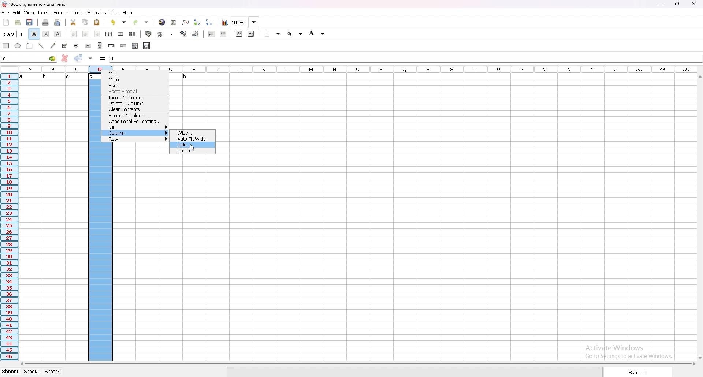  What do you see at coordinates (46, 23) in the screenshot?
I see `print` at bounding box center [46, 23].